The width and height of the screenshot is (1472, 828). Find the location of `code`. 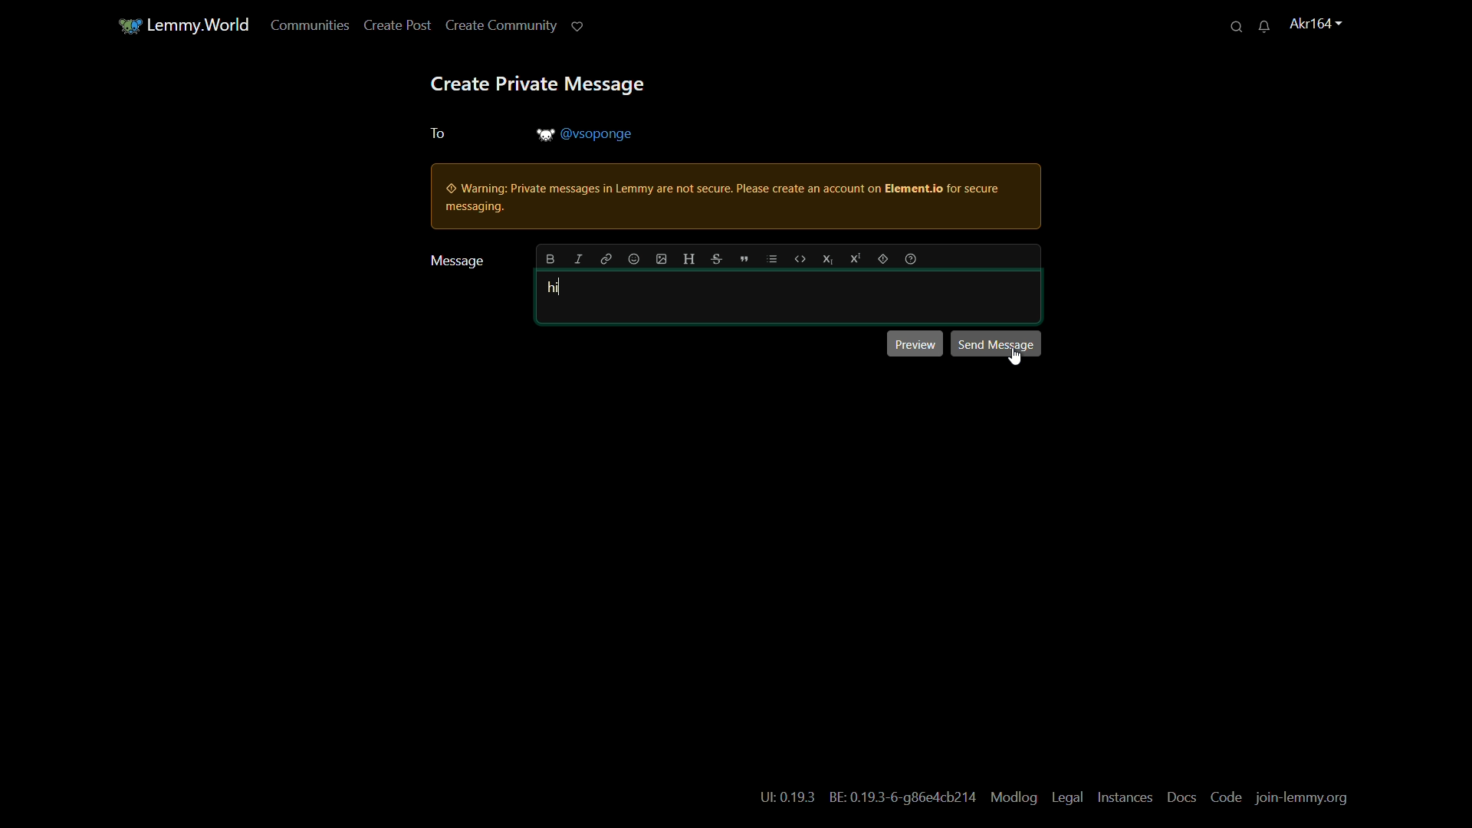

code is located at coordinates (1225, 800).